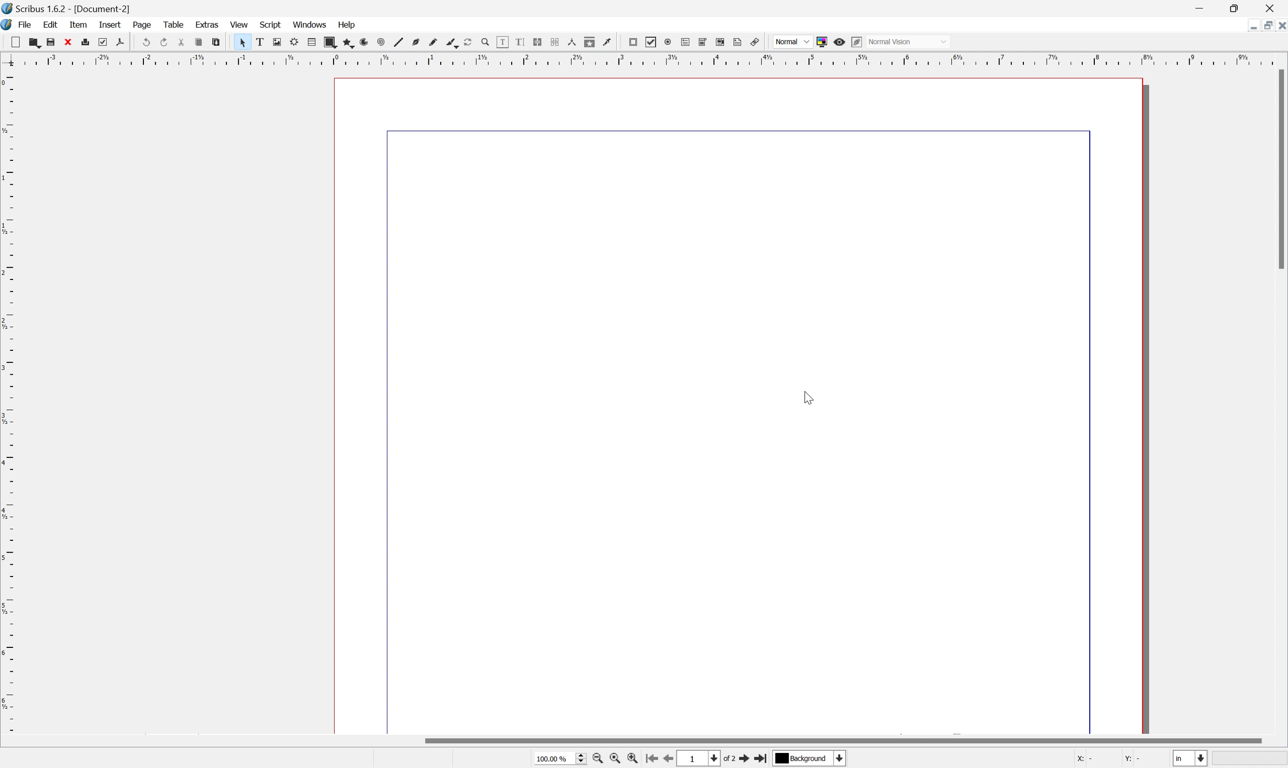 The width and height of the screenshot is (1288, 768). I want to click on Edit contents of frame, so click(502, 41).